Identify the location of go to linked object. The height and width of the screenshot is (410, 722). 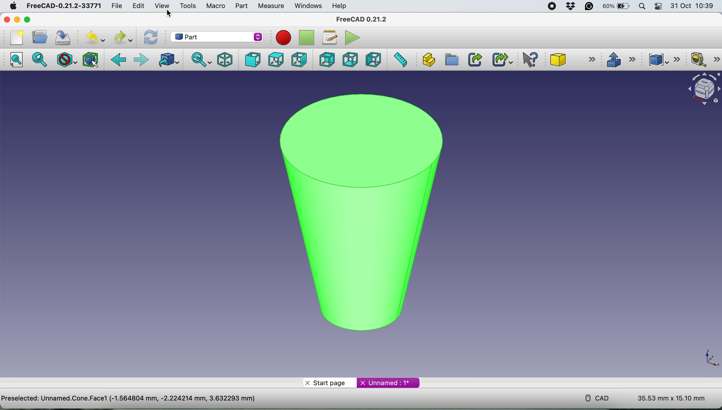
(167, 61).